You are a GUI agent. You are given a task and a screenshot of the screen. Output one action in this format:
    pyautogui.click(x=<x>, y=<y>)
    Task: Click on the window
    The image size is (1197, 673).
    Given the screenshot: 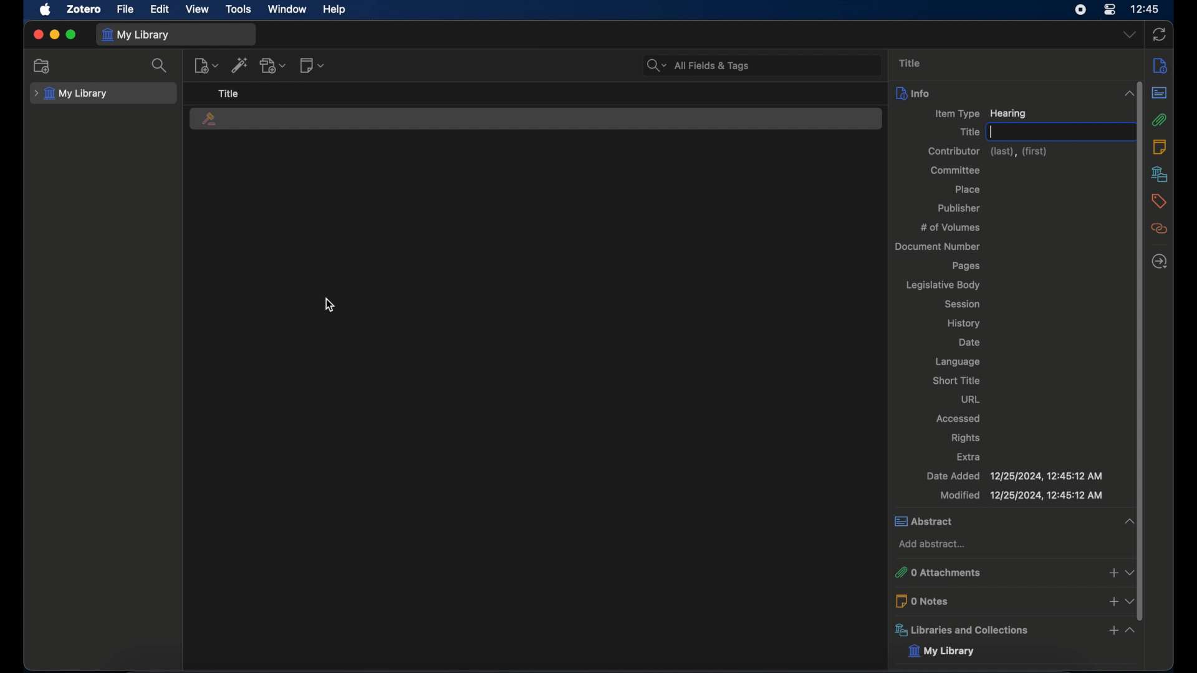 What is the action you would take?
    pyautogui.click(x=288, y=9)
    